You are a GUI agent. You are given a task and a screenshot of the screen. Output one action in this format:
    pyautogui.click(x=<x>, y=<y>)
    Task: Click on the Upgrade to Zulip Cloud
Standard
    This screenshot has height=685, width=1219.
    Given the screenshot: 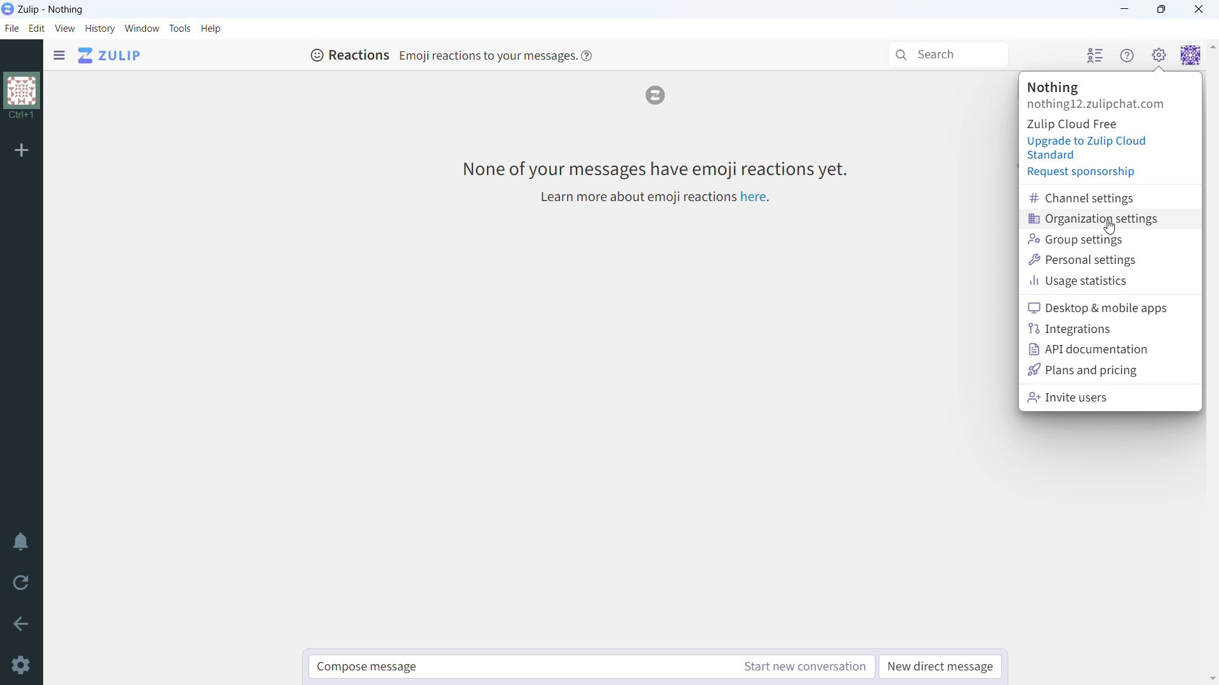 What is the action you would take?
    pyautogui.click(x=1088, y=148)
    